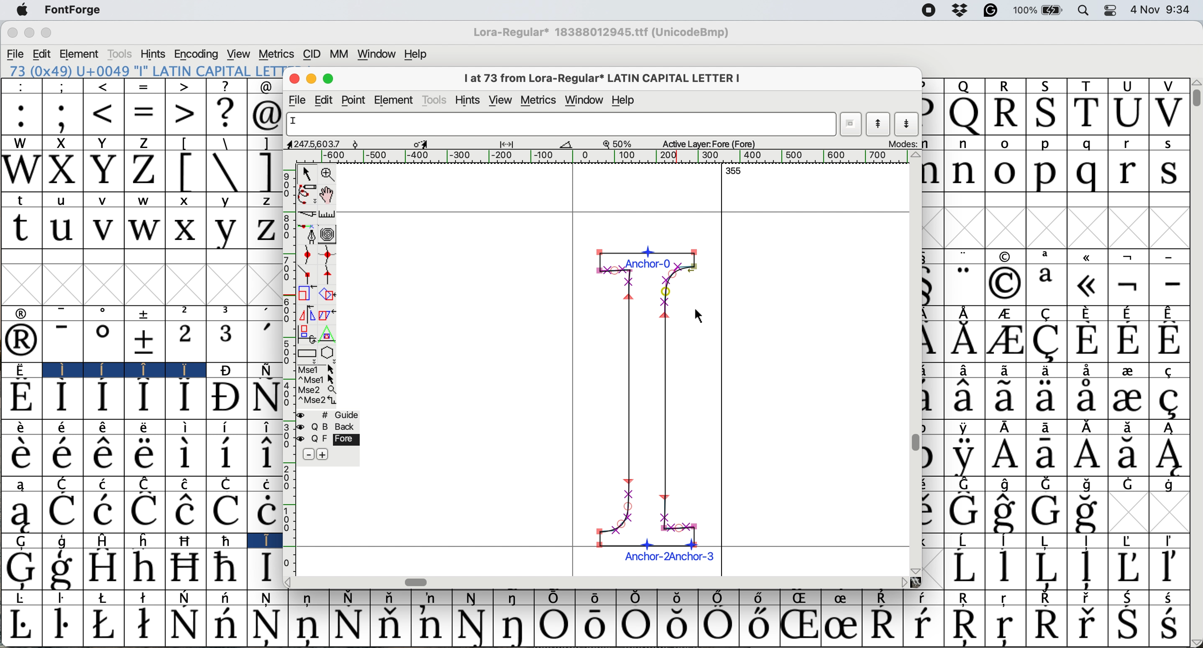  I want to click on o, so click(1005, 143).